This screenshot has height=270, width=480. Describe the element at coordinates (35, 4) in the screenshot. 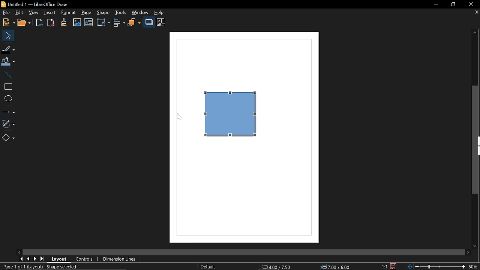

I see `Current window` at that location.